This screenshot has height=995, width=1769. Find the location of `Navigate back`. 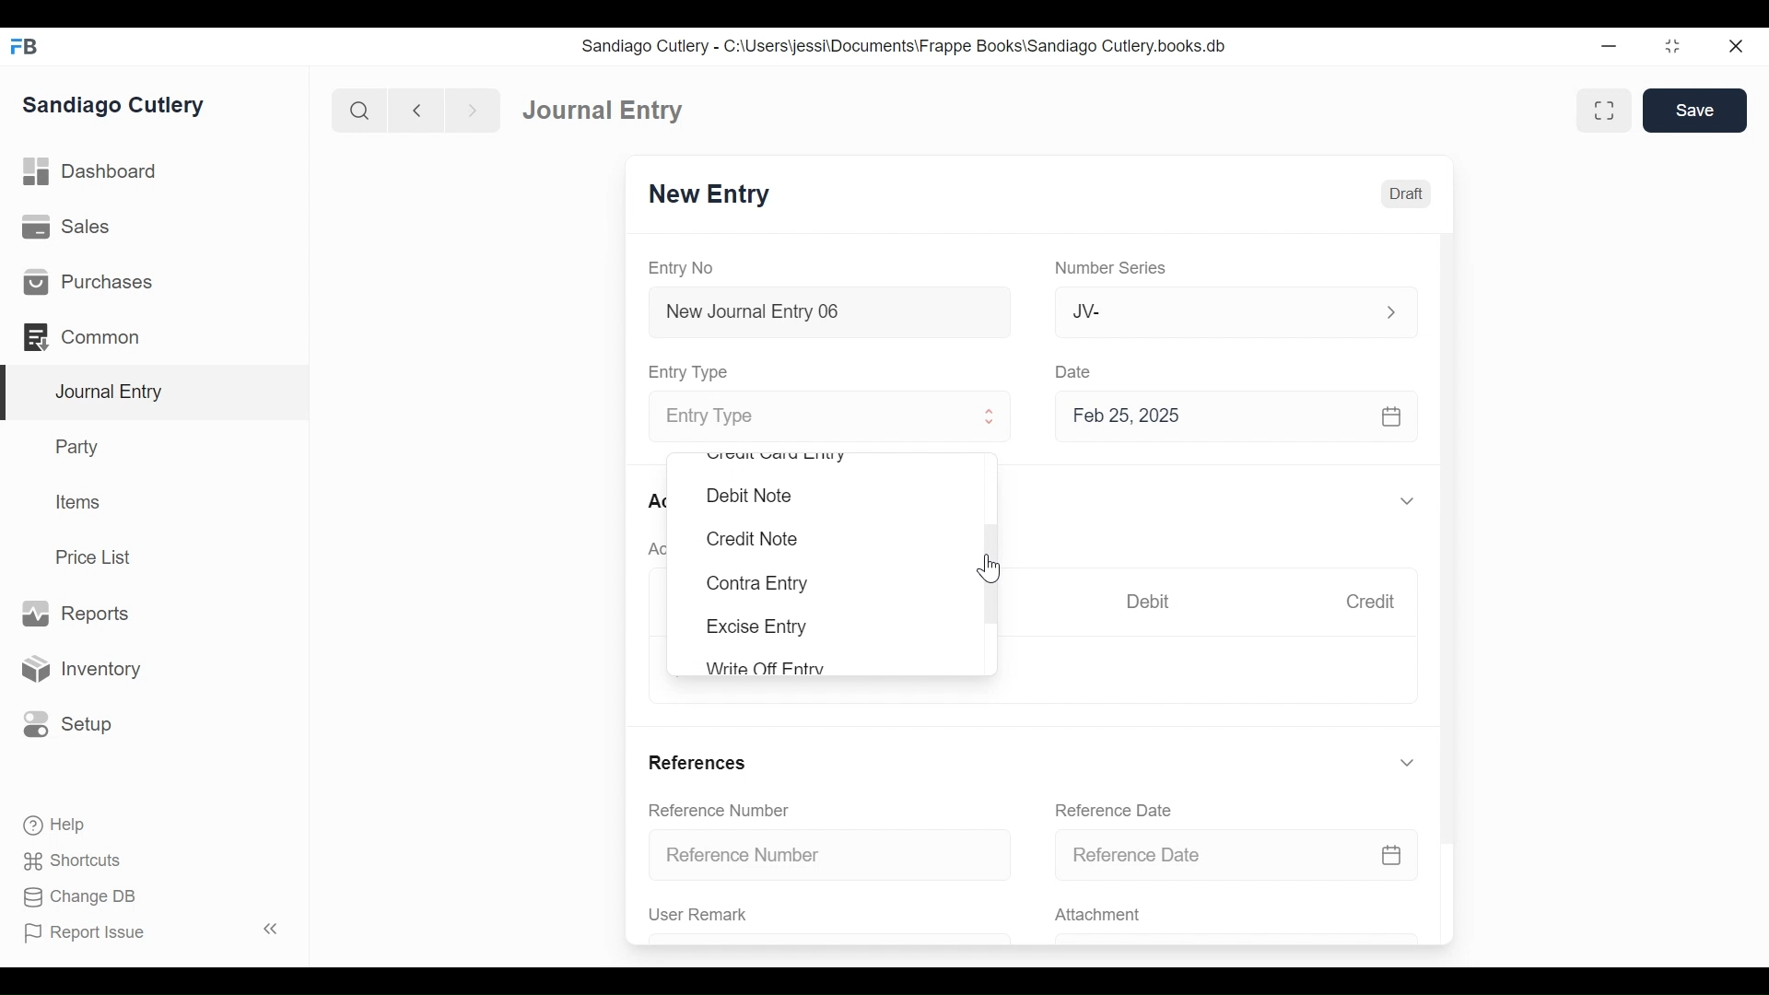

Navigate back is located at coordinates (416, 112).